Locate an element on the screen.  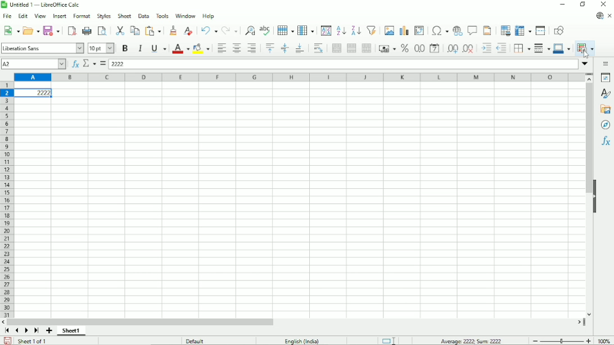
Format as date is located at coordinates (435, 48).